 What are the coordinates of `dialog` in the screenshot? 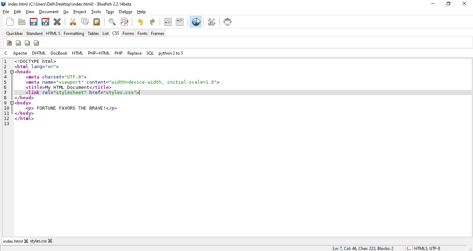 It's located at (125, 12).